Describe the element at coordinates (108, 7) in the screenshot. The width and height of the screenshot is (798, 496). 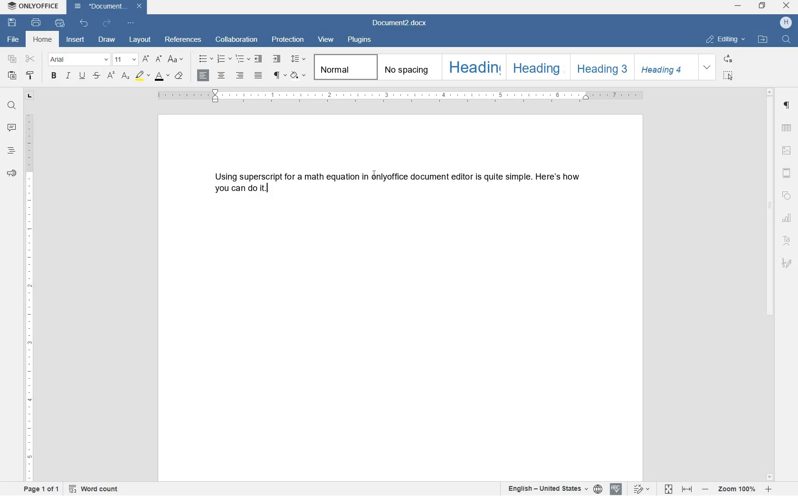
I see `Document2.docx` at that location.